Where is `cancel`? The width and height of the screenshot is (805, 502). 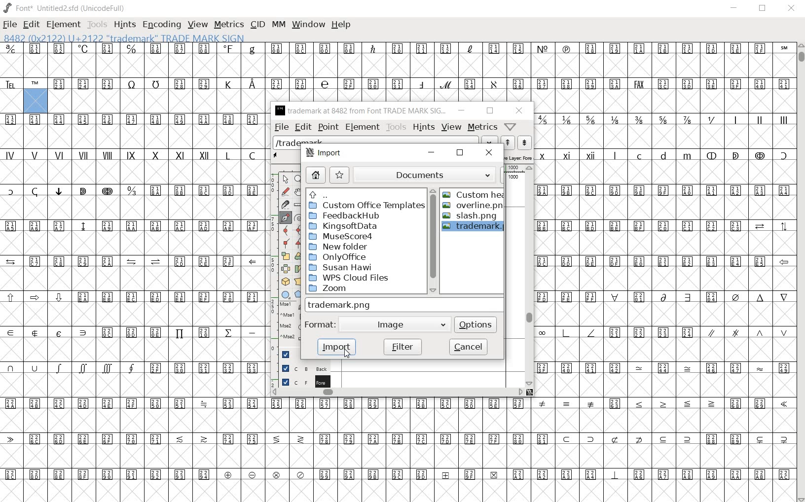 cancel is located at coordinates (470, 348).